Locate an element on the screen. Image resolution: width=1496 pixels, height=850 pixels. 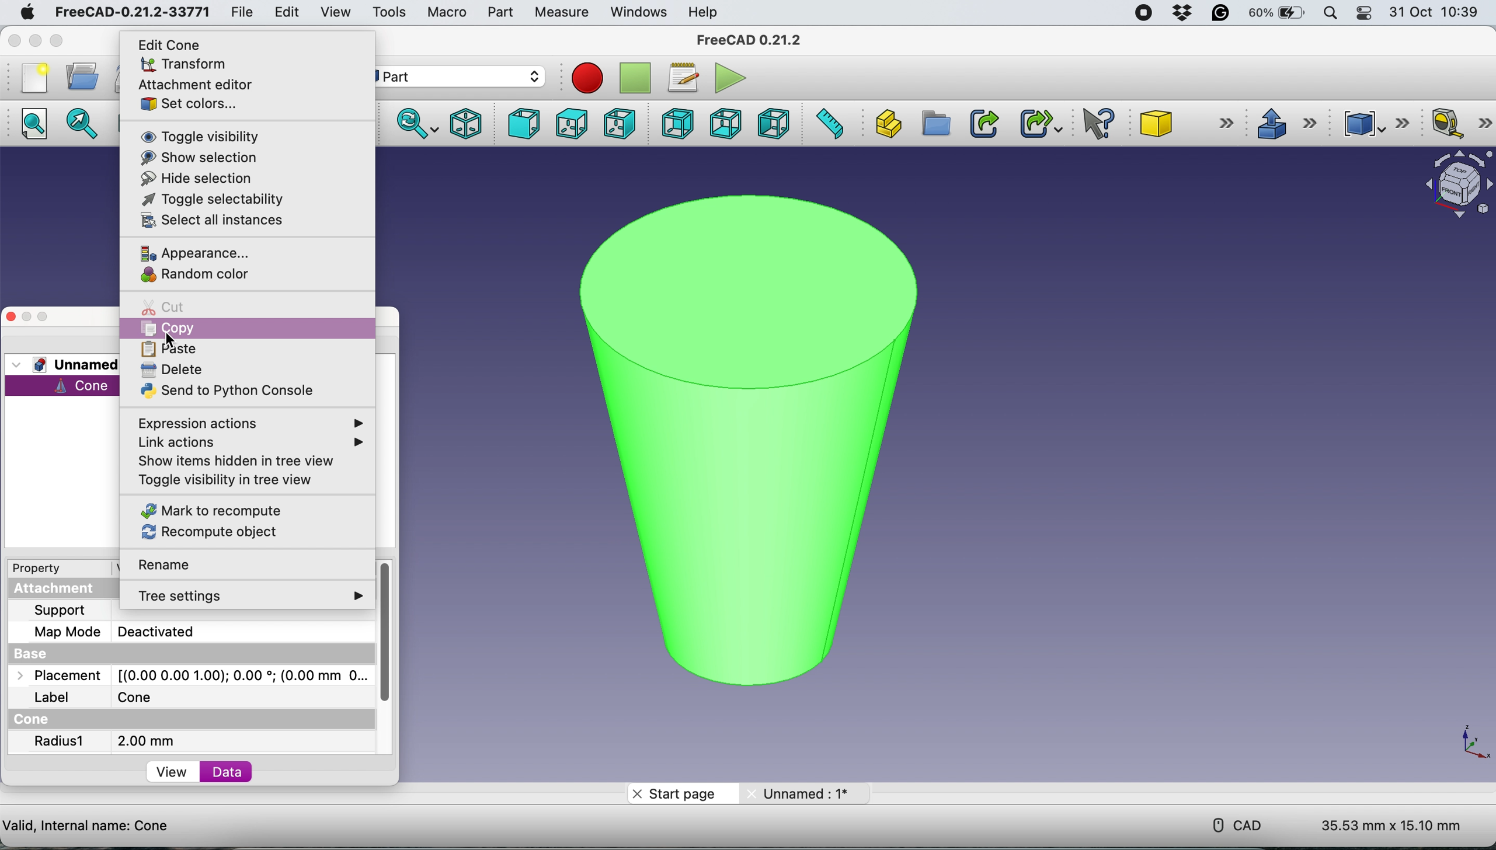
valid, internal name: cone is located at coordinates (87, 824).